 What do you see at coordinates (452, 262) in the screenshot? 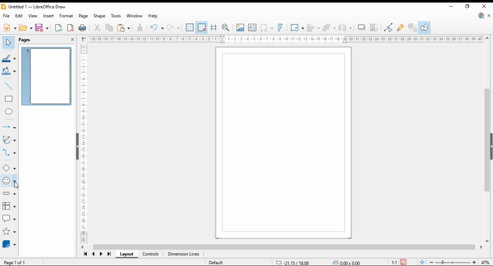
I see `zoom slider` at bounding box center [452, 262].